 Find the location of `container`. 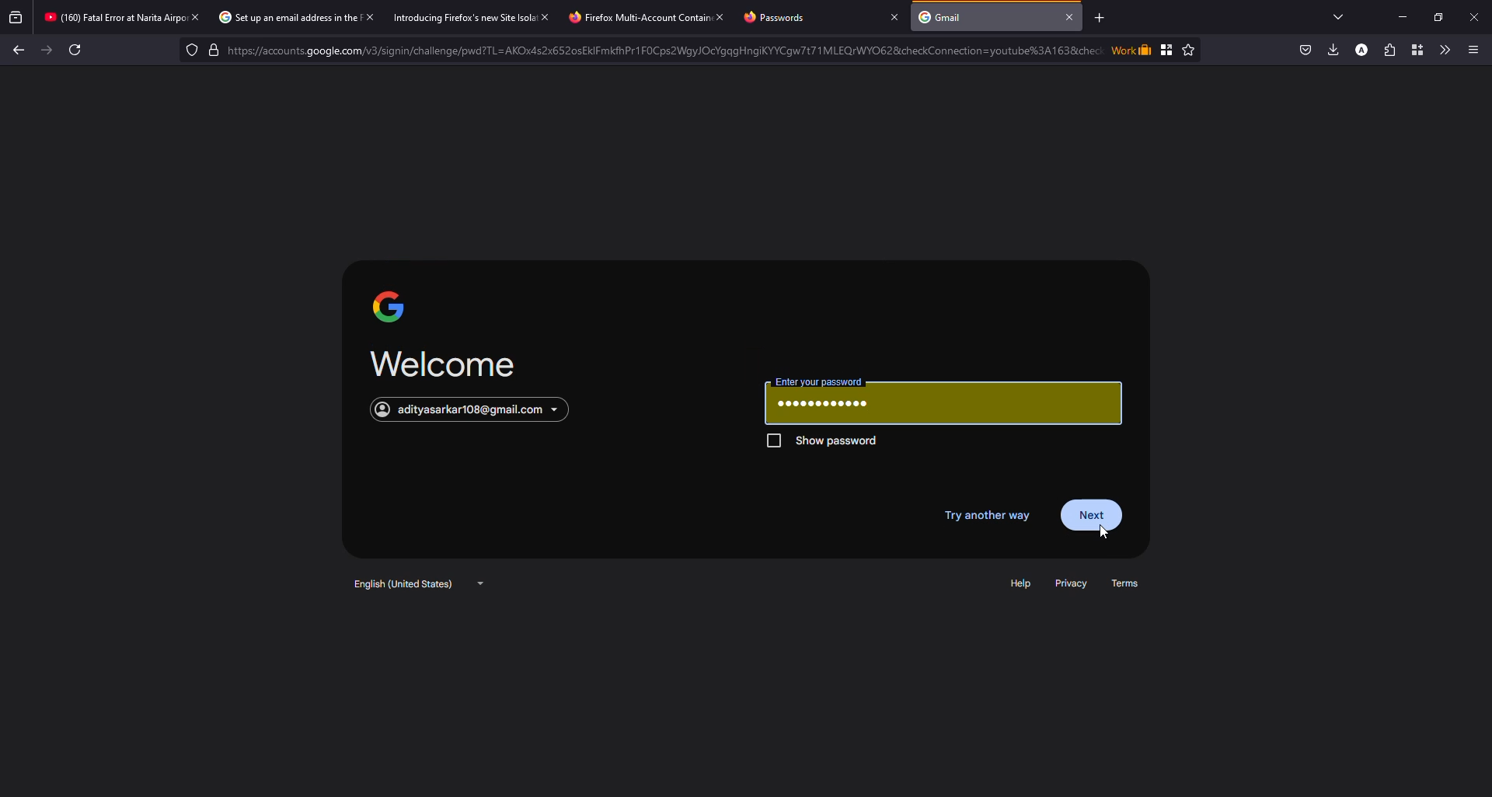

container is located at coordinates (1414, 49).